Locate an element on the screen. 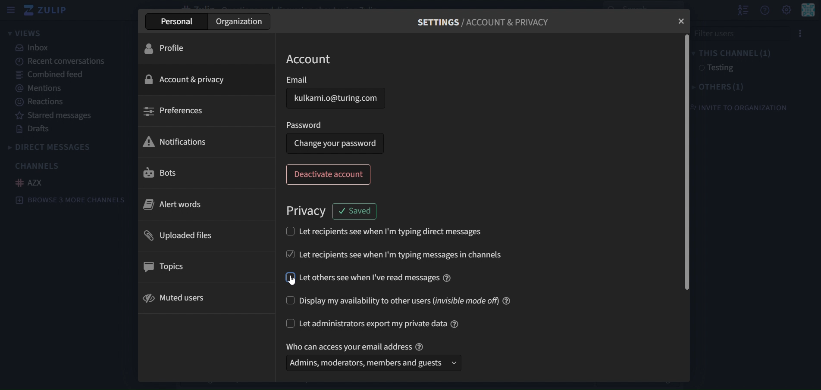  mentions is located at coordinates (40, 88).